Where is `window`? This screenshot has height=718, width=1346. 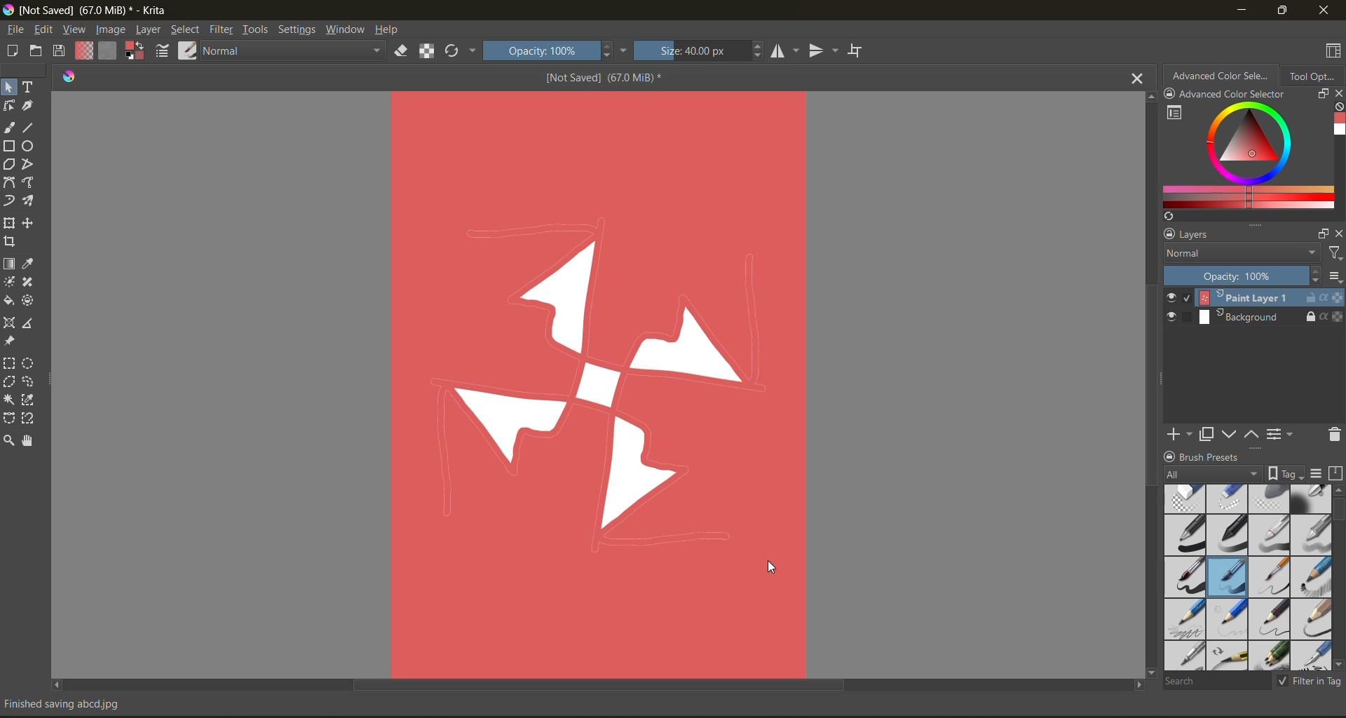 window is located at coordinates (347, 30).